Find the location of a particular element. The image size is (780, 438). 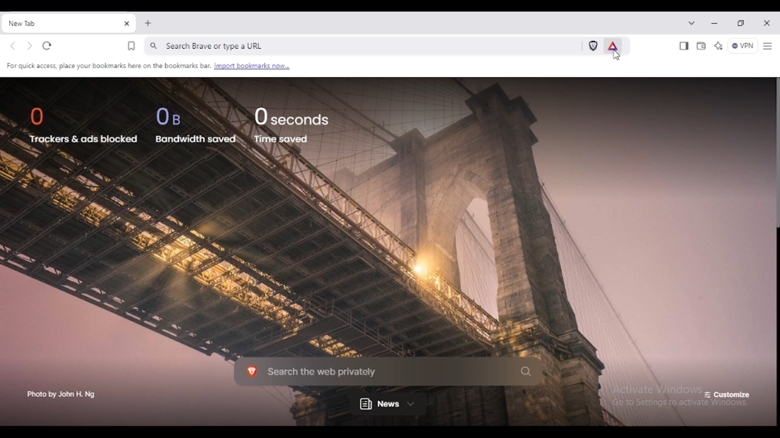

cursor is located at coordinates (617, 55).